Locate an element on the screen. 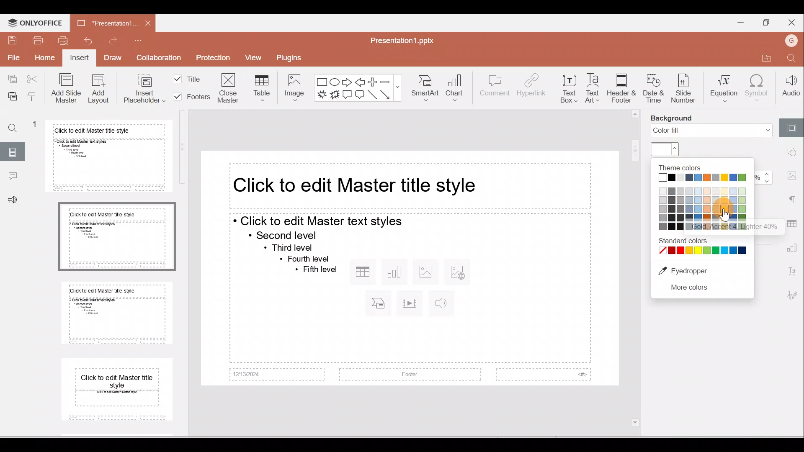  Plugins is located at coordinates (296, 58).